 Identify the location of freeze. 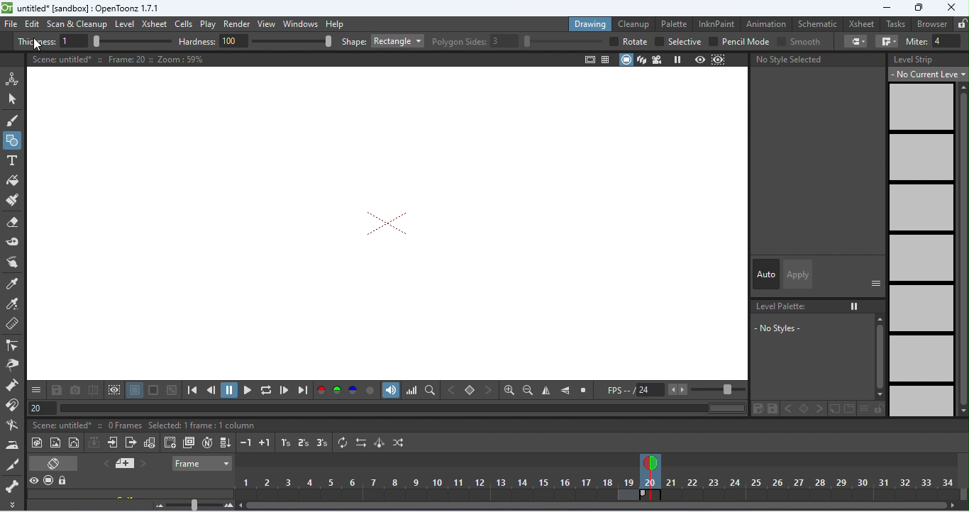
(677, 60).